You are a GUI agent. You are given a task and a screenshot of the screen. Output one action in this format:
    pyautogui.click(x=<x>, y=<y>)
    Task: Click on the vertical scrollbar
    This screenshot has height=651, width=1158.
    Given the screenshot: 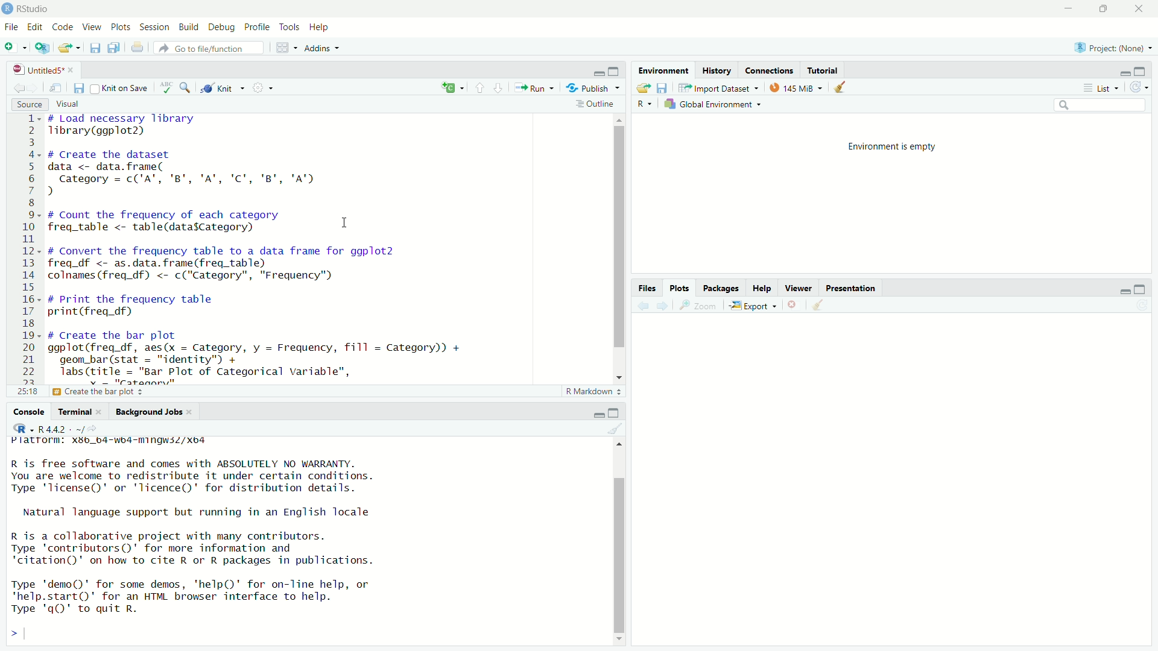 What is the action you would take?
    pyautogui.click(x=621, y=236)
    